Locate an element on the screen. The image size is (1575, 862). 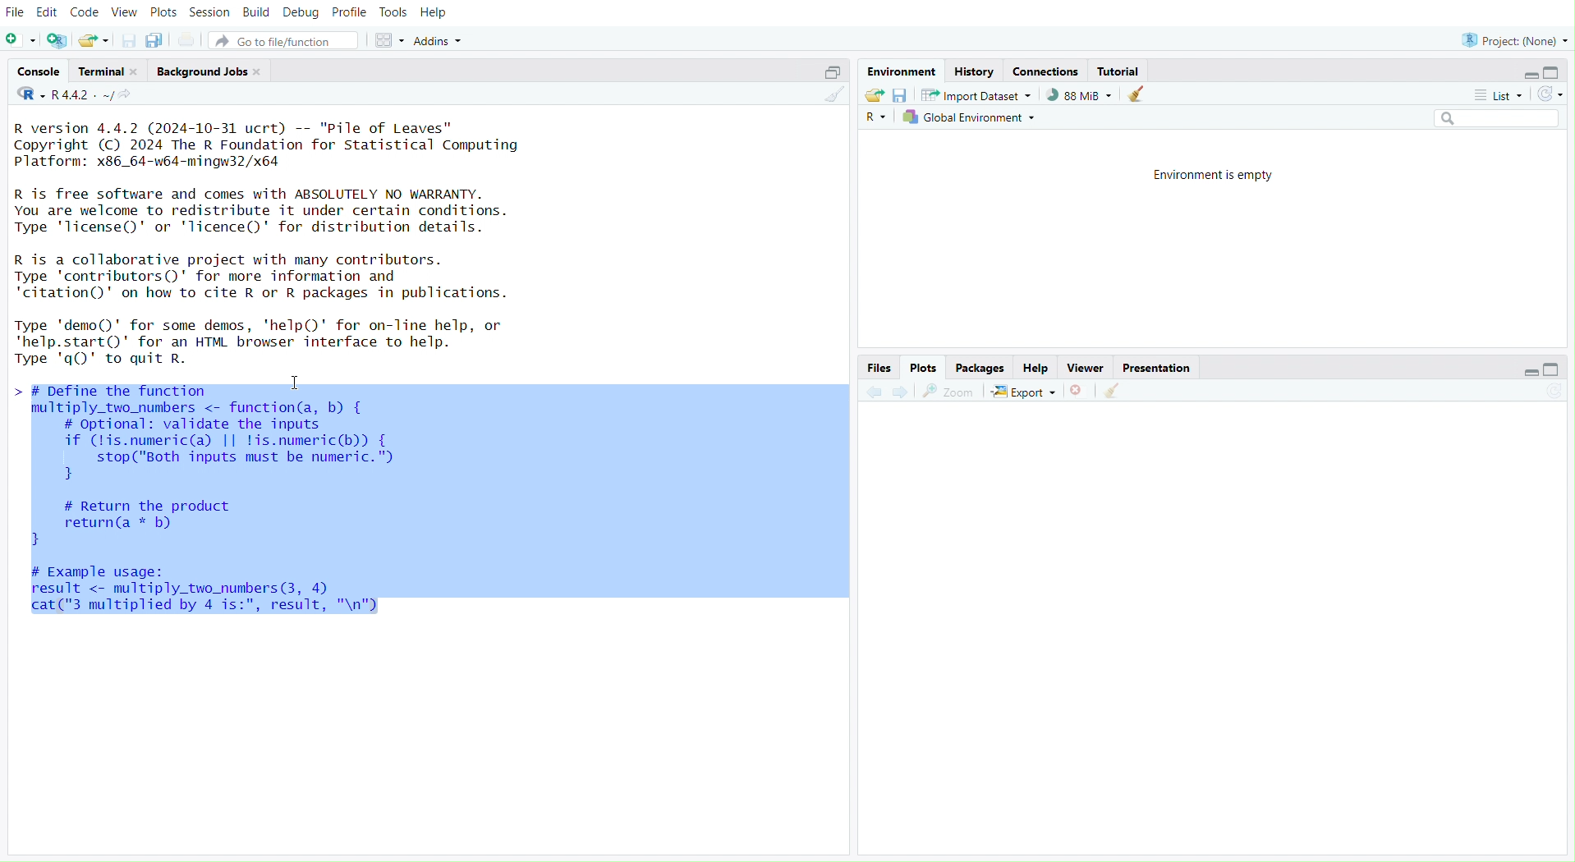
Project (None) is located at coordinates (1515, 38).